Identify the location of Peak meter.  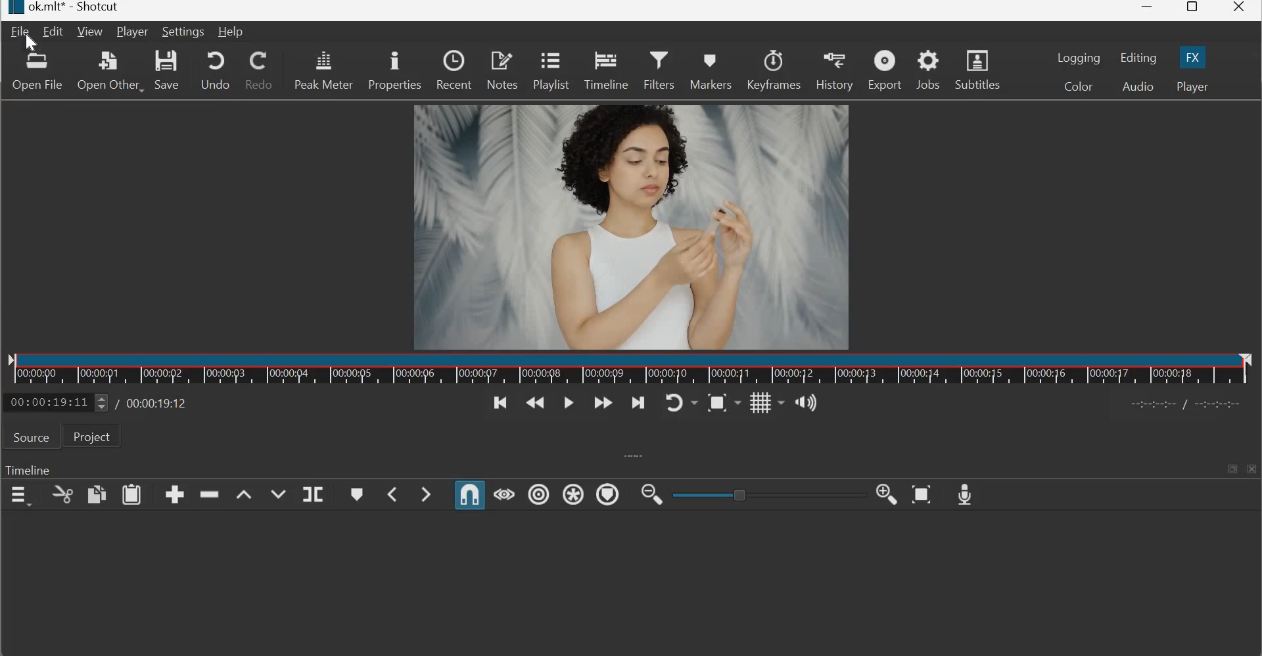
(323, 69).